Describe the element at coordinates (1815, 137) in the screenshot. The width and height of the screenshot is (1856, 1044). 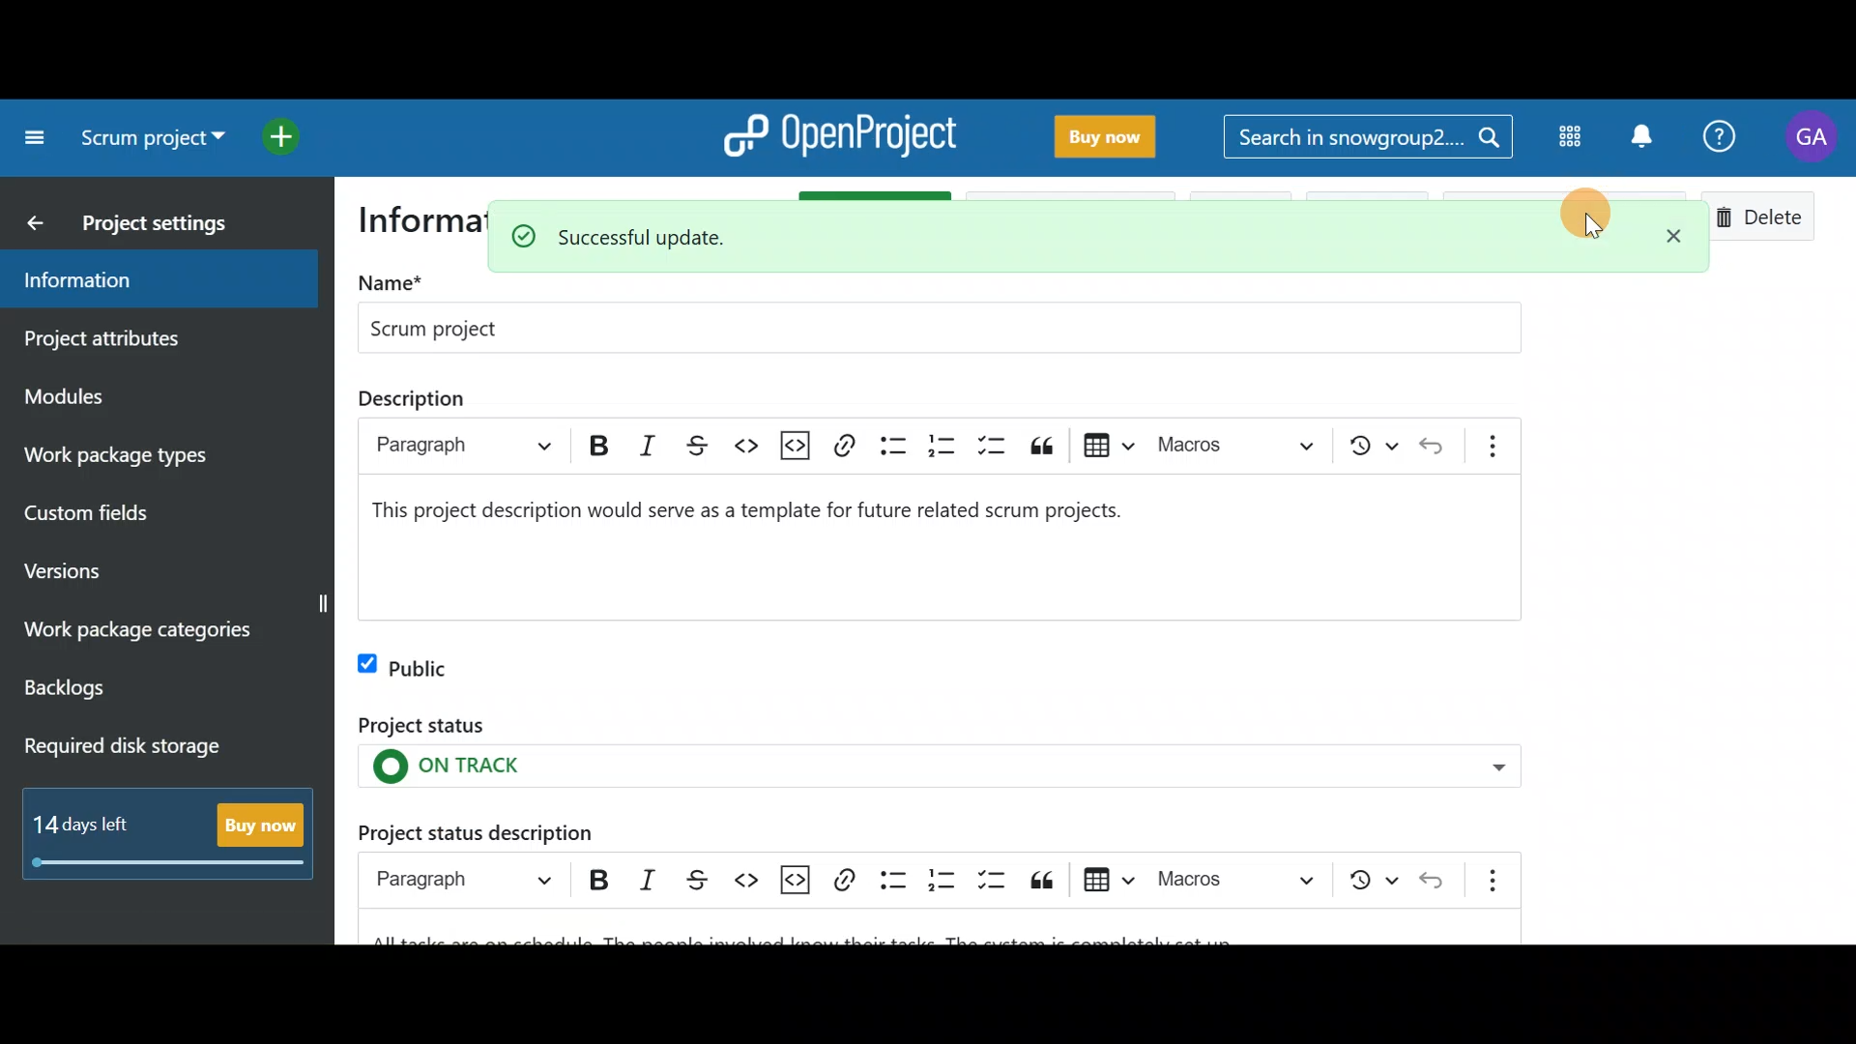
I see `Account name` at that location.